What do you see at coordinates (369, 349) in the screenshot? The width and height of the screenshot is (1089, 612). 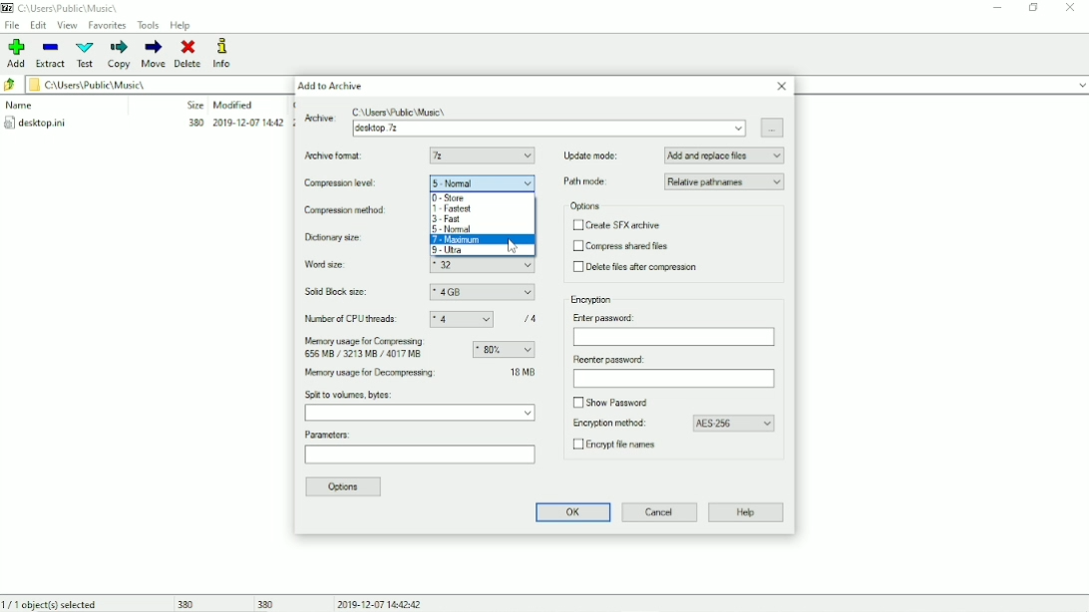 I see `Memory usage for compressing` at bounding box center [369, 349].